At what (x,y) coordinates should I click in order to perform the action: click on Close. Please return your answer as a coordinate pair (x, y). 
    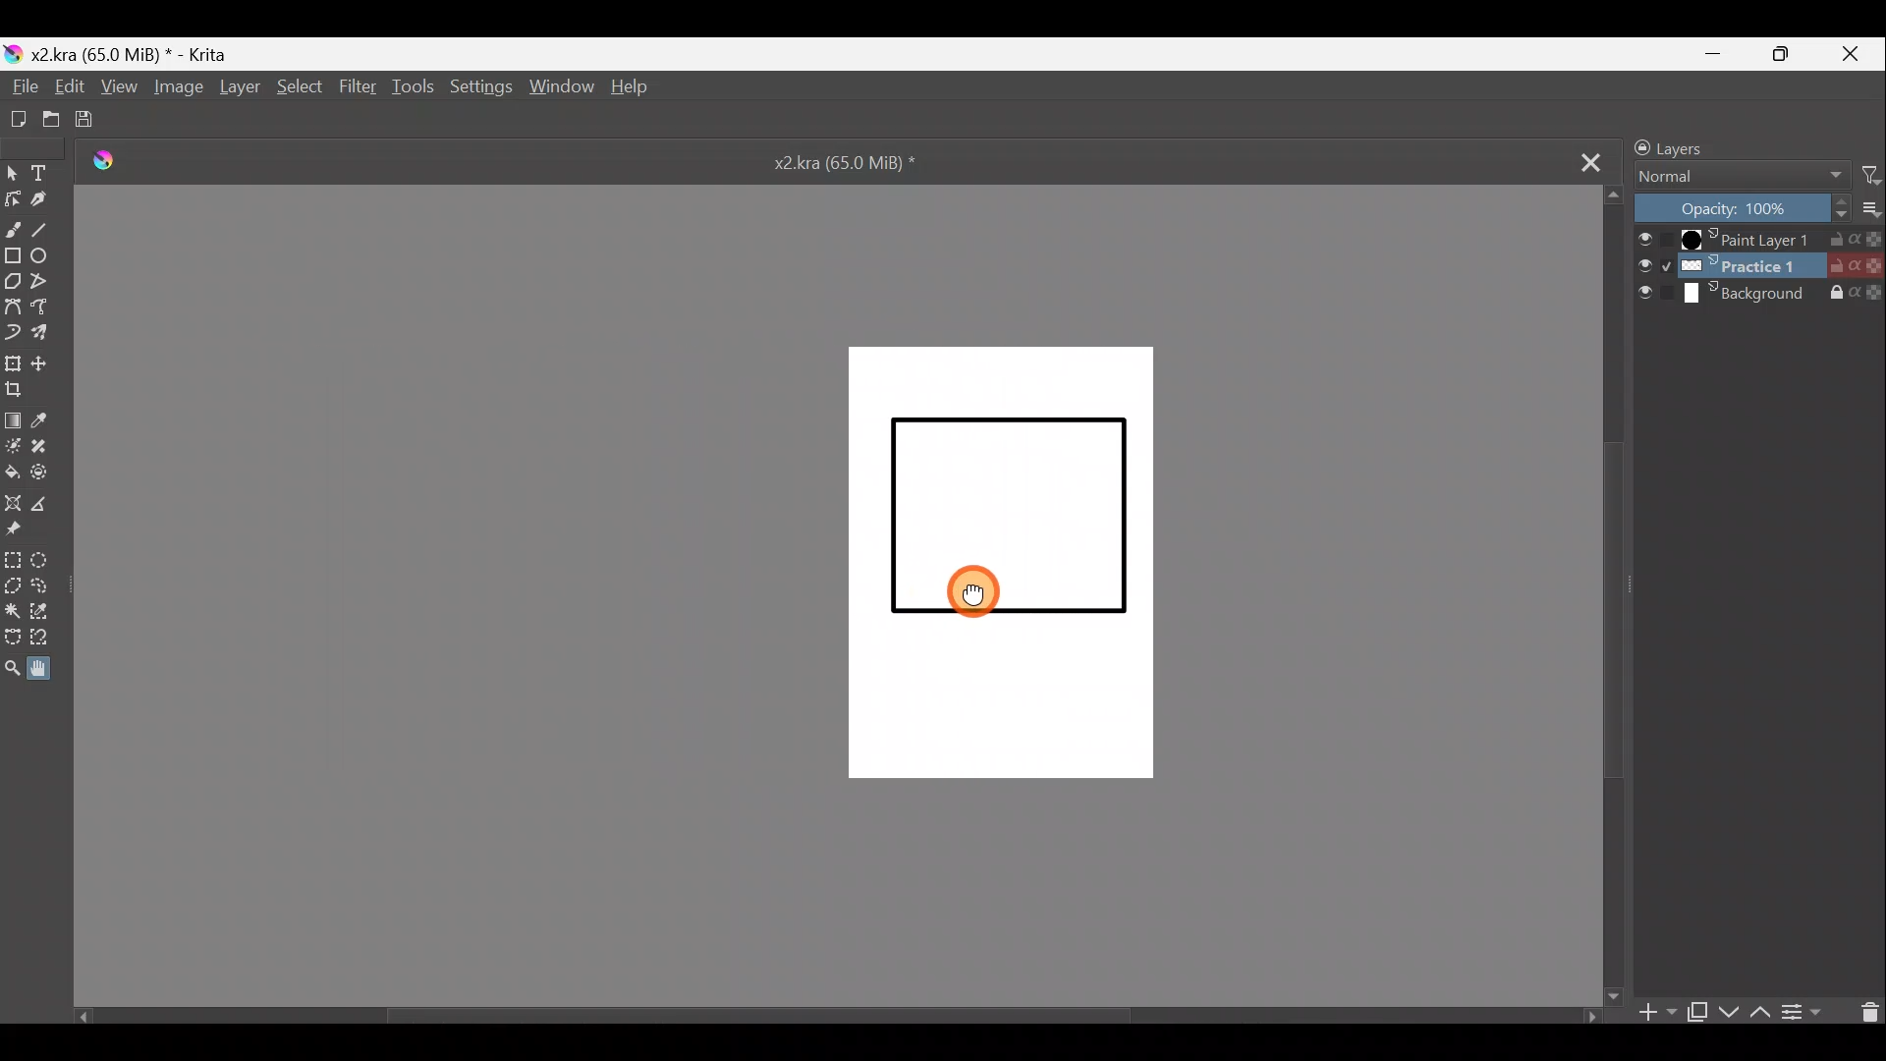
    Looking at the image, I should click on (1851, 55).